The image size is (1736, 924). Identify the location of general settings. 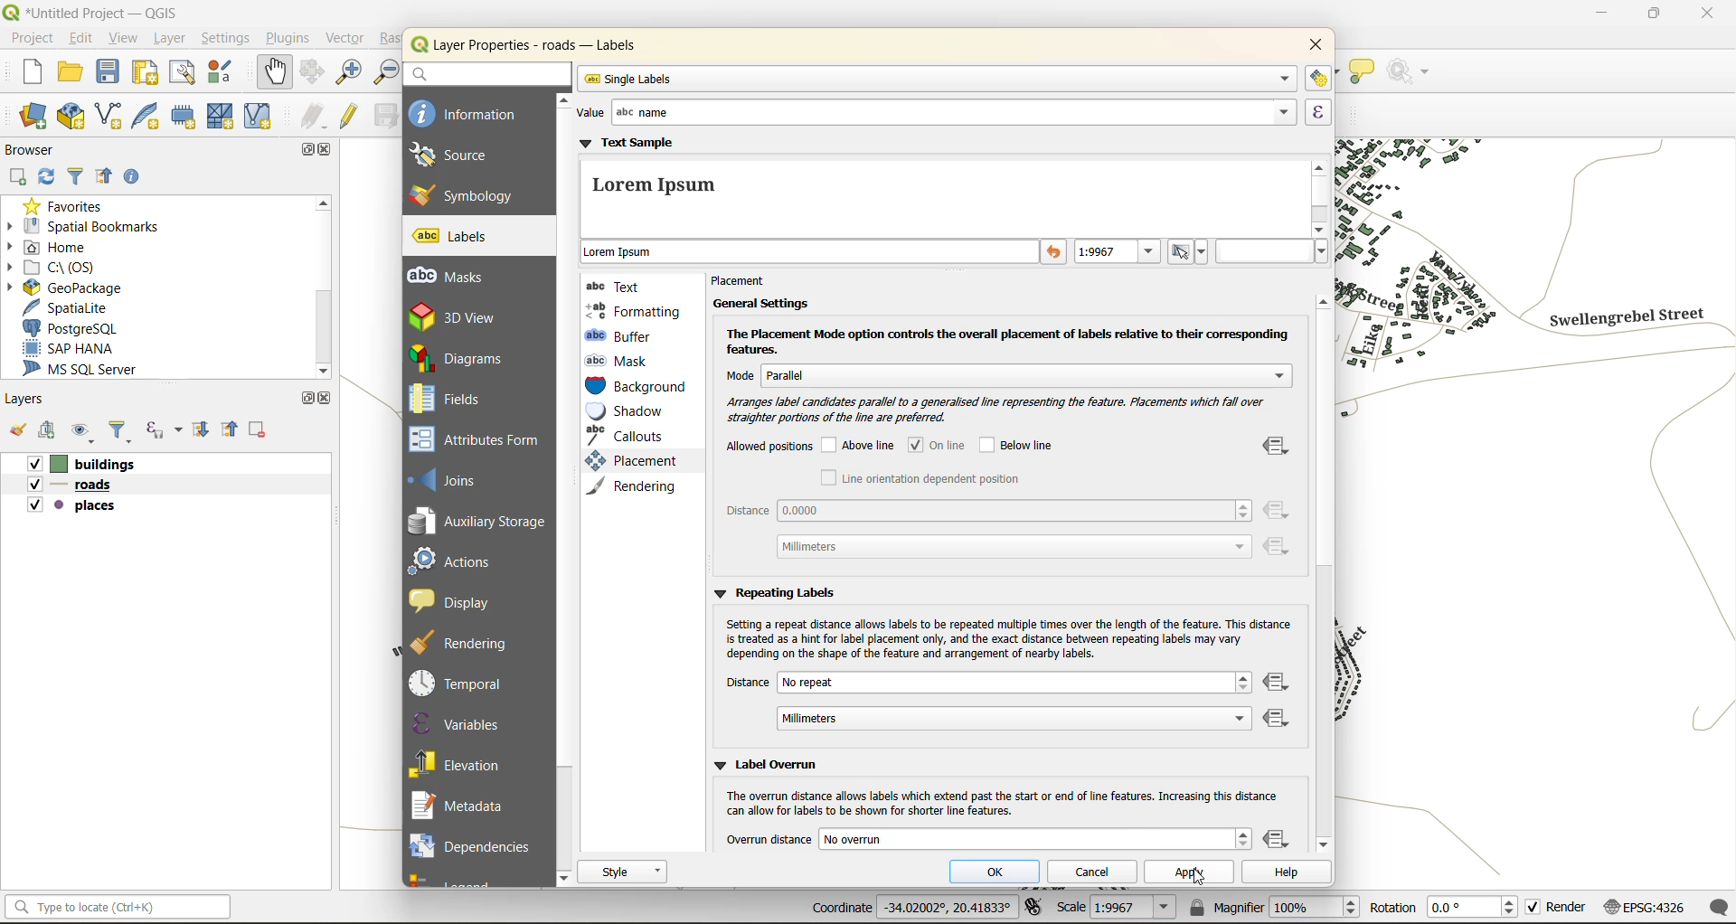
(759, 303).